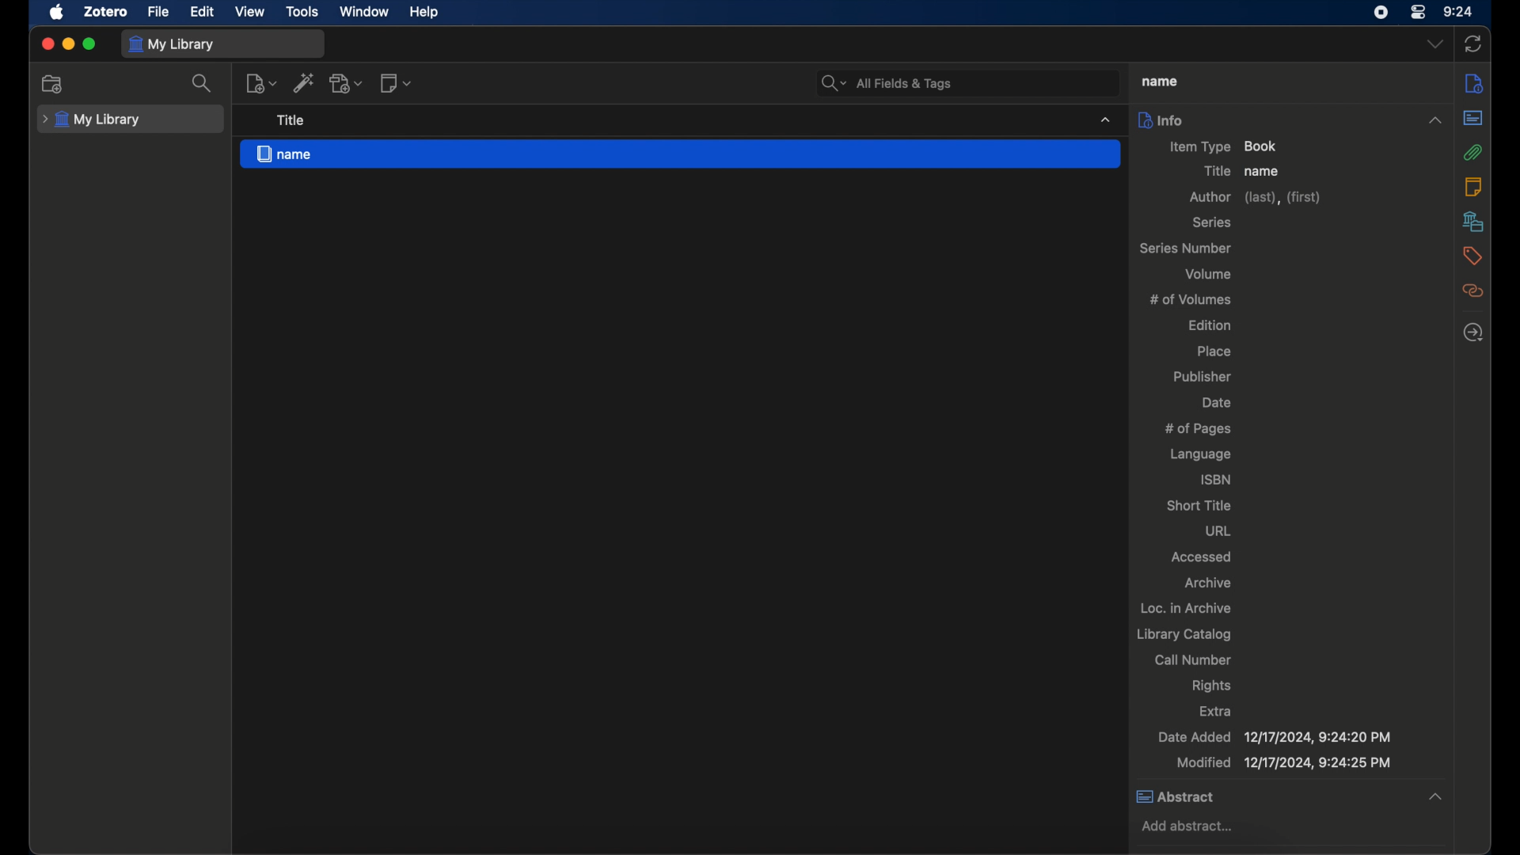  Describe the element at coordinates (1202, 556) in the screenshot. I see `accessed` at that location.